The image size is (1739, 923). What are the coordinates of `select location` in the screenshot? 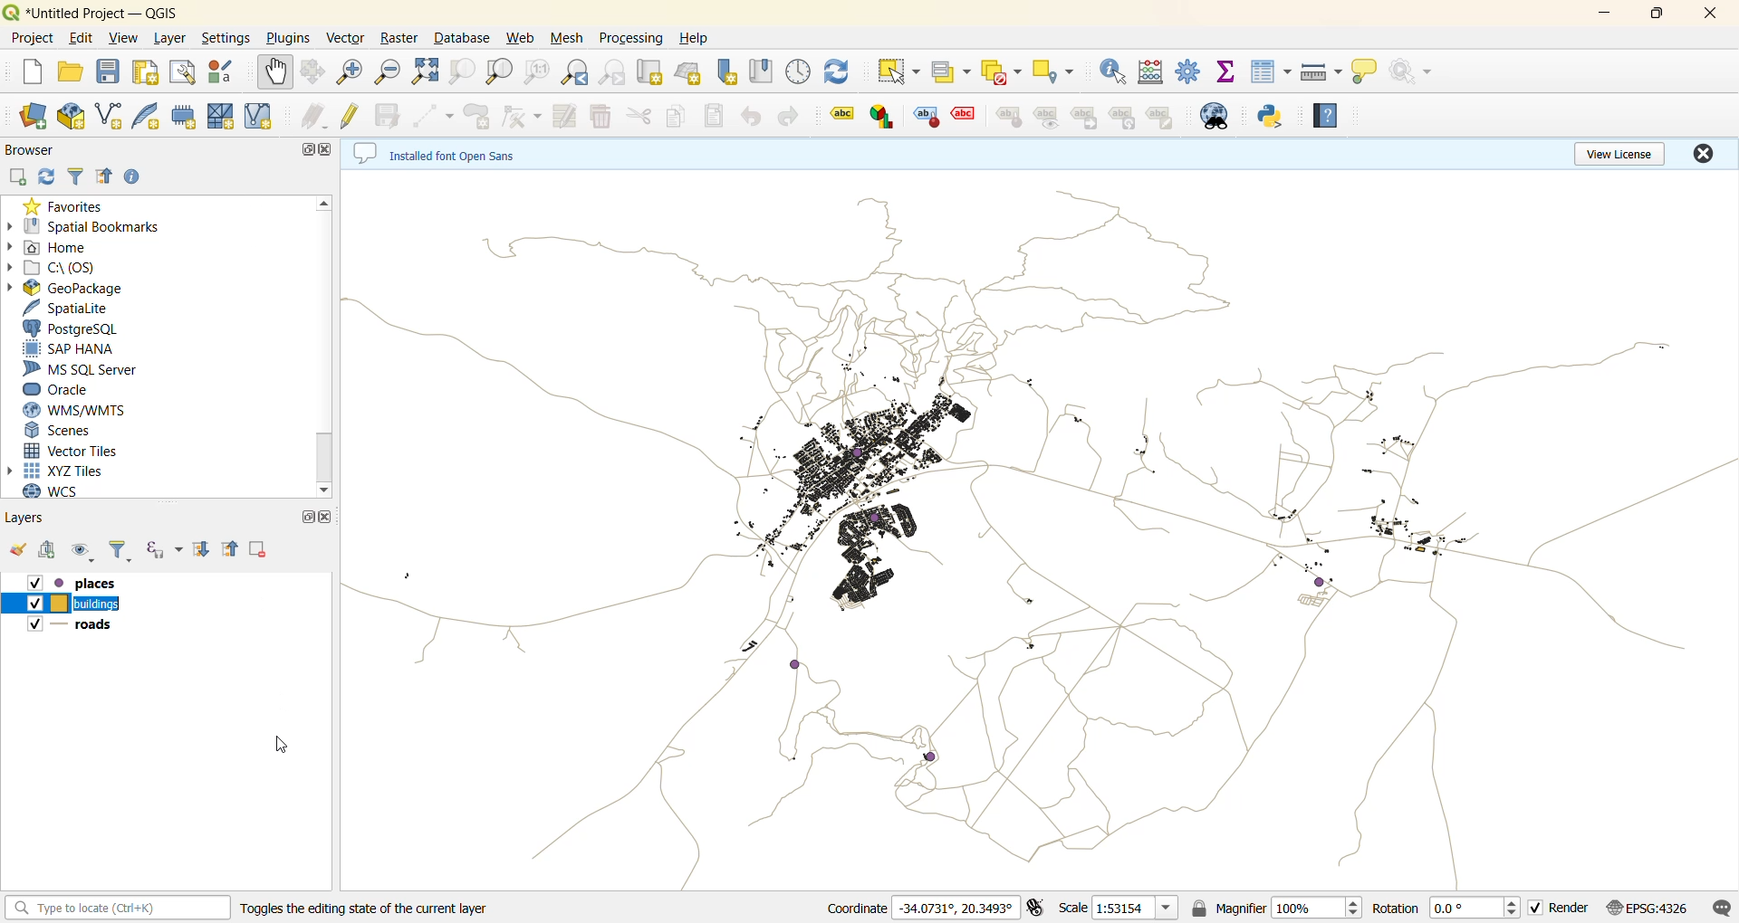 It's located at (1052, 69).